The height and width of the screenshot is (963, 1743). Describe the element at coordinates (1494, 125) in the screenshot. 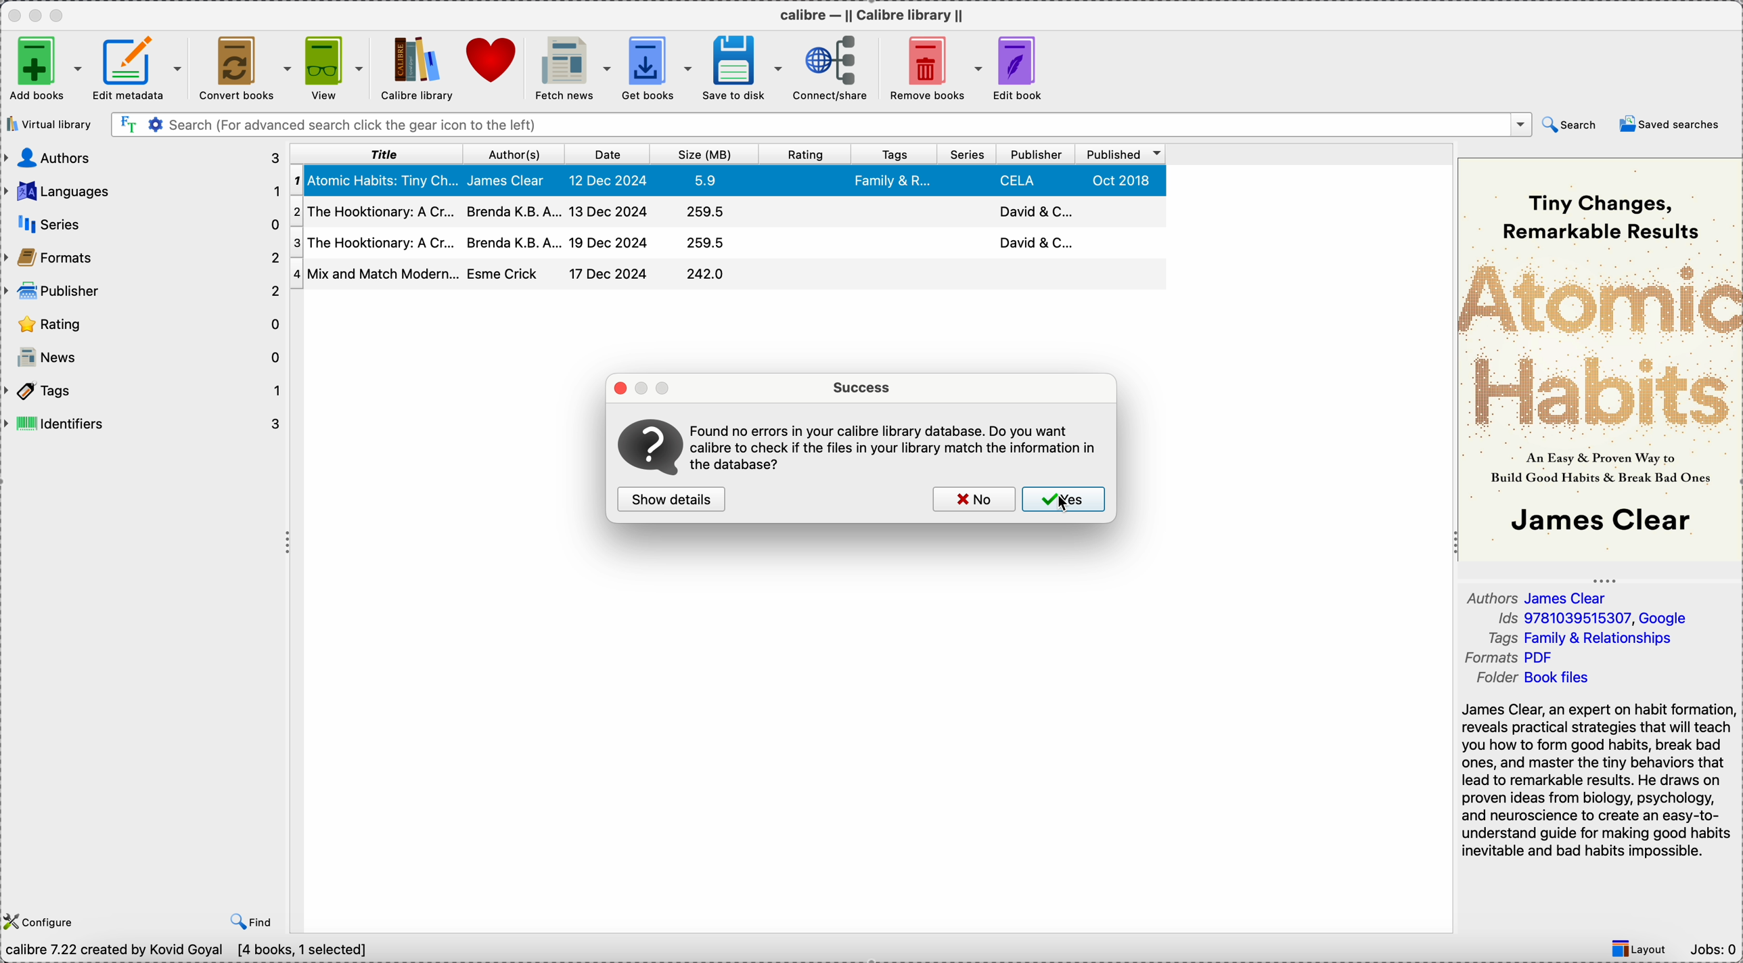

I see `close` at that location.